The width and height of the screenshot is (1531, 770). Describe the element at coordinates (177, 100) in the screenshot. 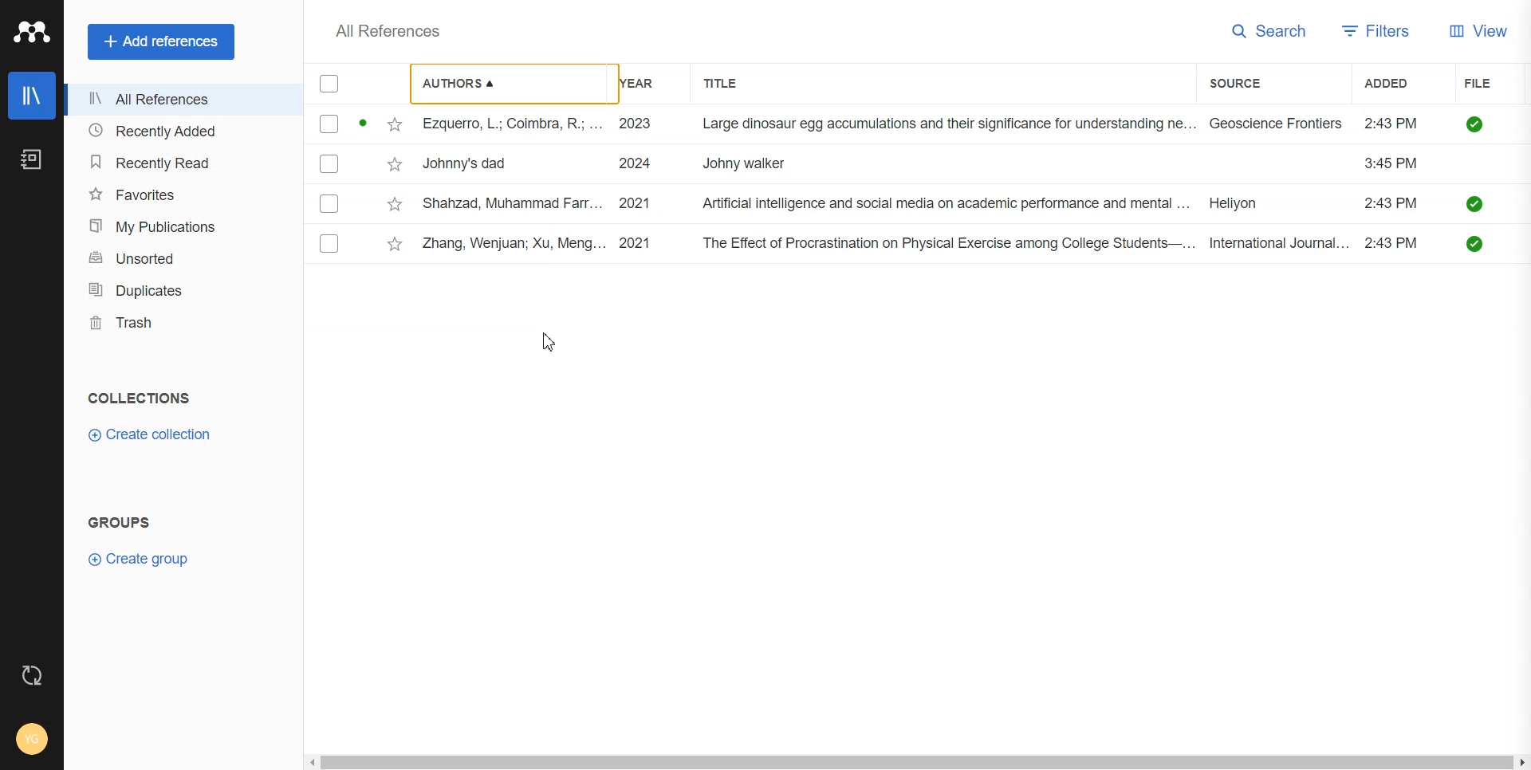

I see `All References` at that location.